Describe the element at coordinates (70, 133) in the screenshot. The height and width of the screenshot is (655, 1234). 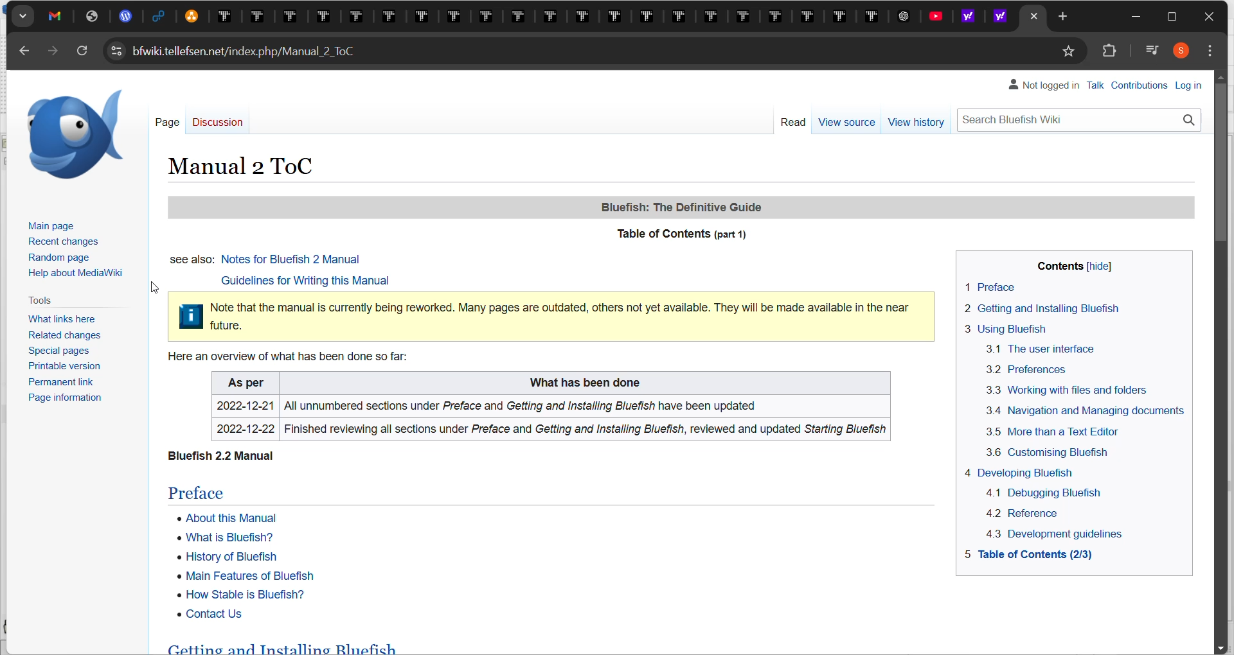
I see `image` at that location.